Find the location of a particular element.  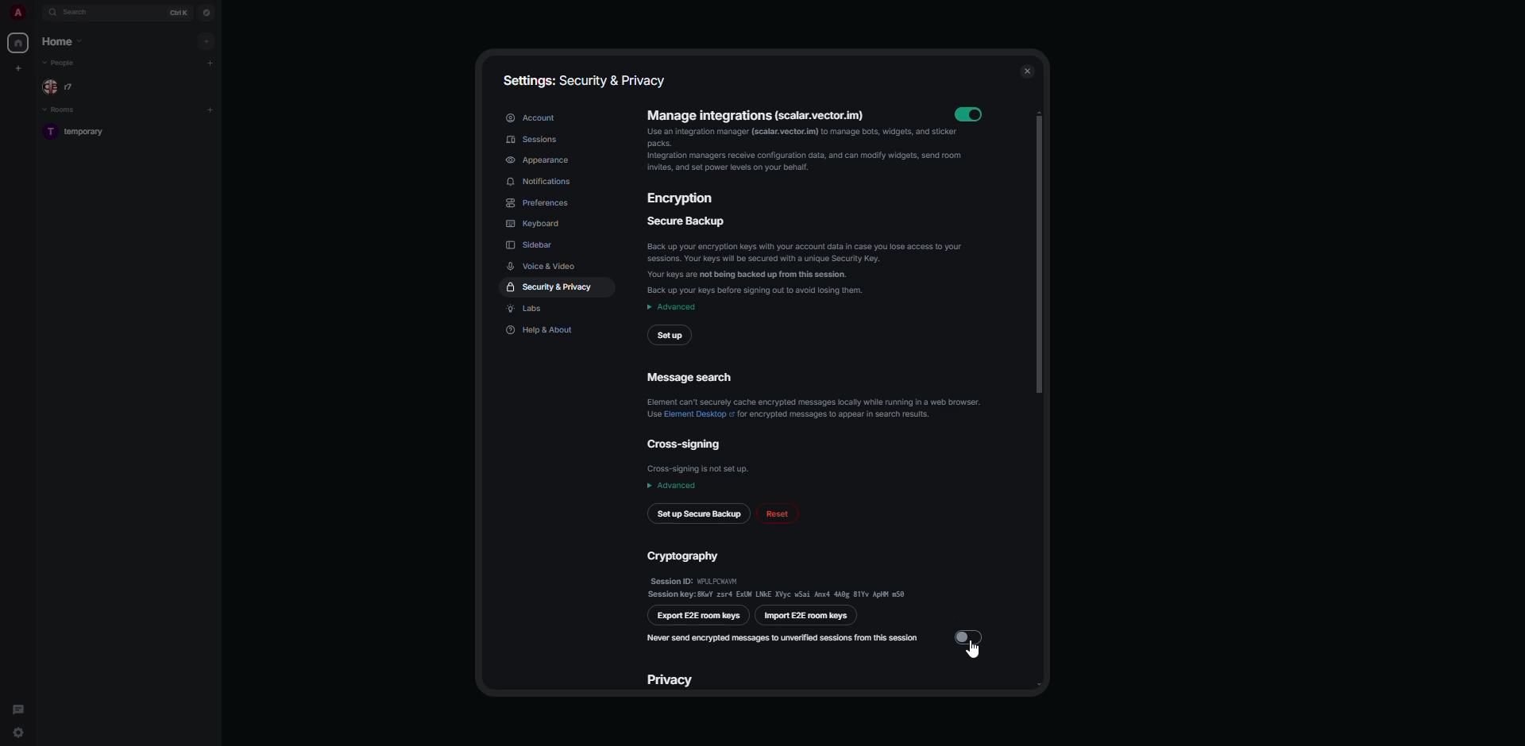

add is located at coordinates (210, 62).